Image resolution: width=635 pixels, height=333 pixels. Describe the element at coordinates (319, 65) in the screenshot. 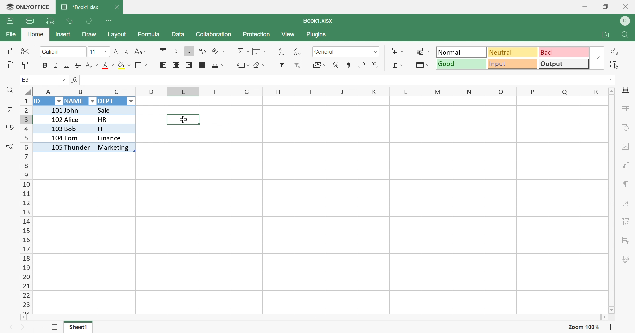

I see `Accounting` at that location.